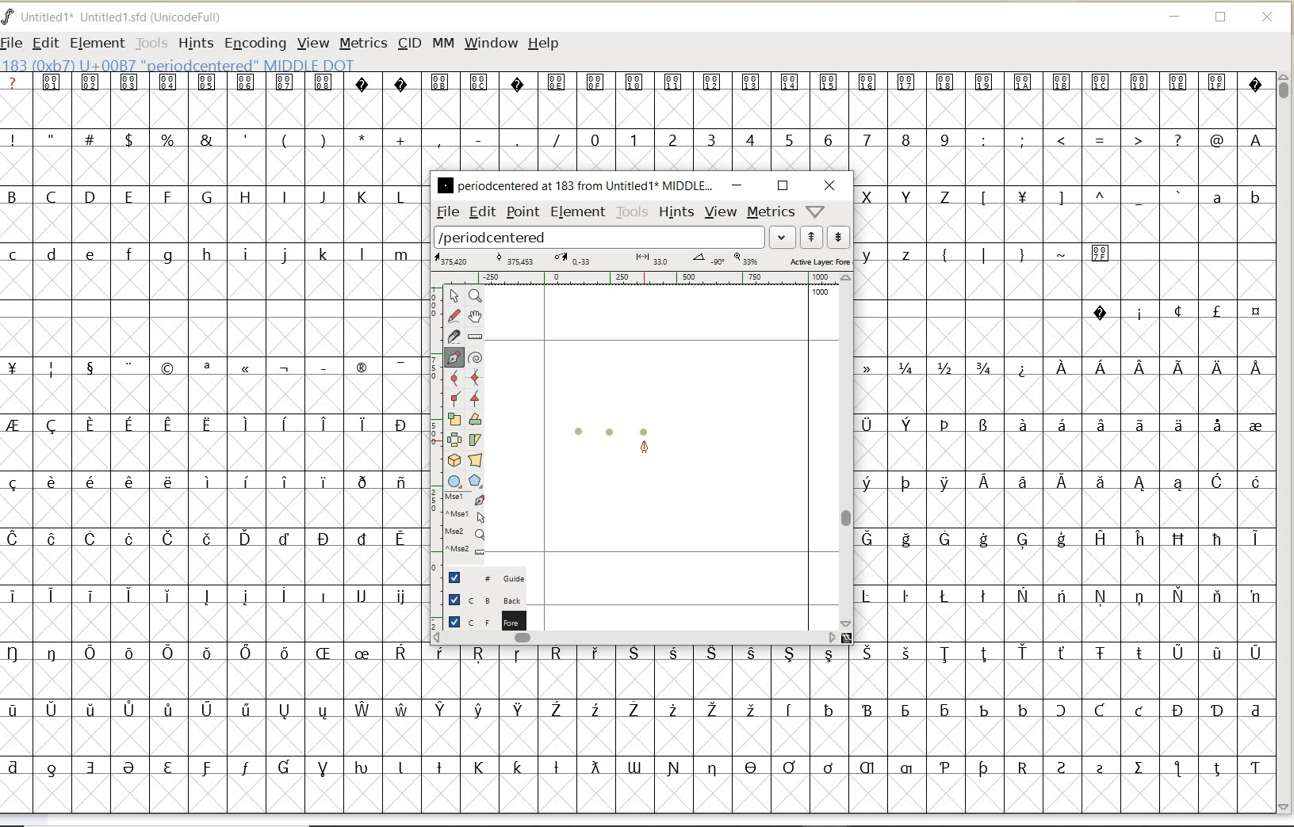 This screenshot has height=827, width=1294. I want to click on cursor events on the opened outline window, so click(465, 524).